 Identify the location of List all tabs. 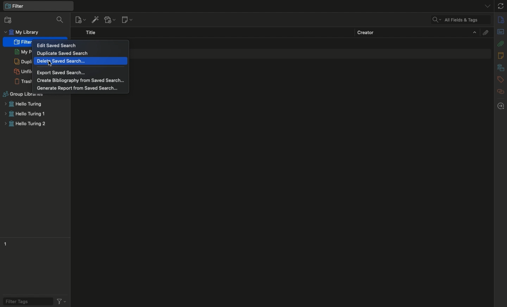
(485, 6).